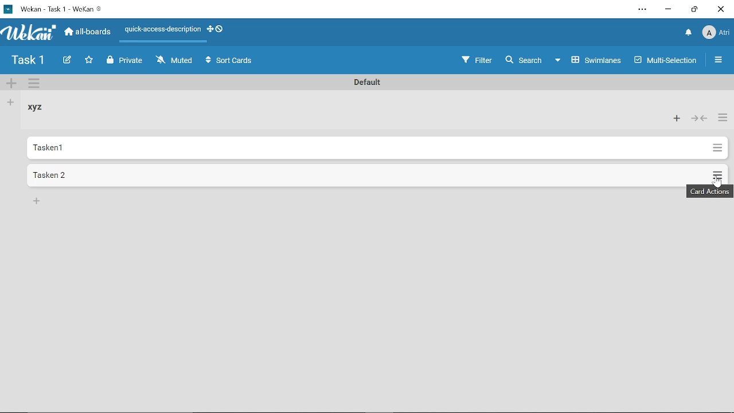  Describe the element at coordinates (719, 62) in the screenshot. I see `Open/close sidebar` at that location.